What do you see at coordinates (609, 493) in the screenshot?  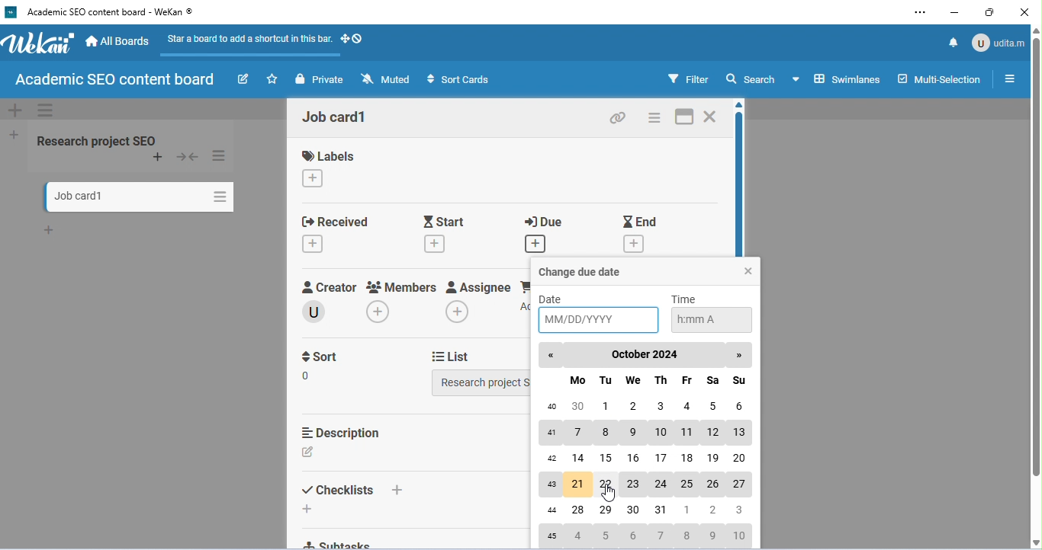 I see `cursor movement` at bounding box center [609, 493].